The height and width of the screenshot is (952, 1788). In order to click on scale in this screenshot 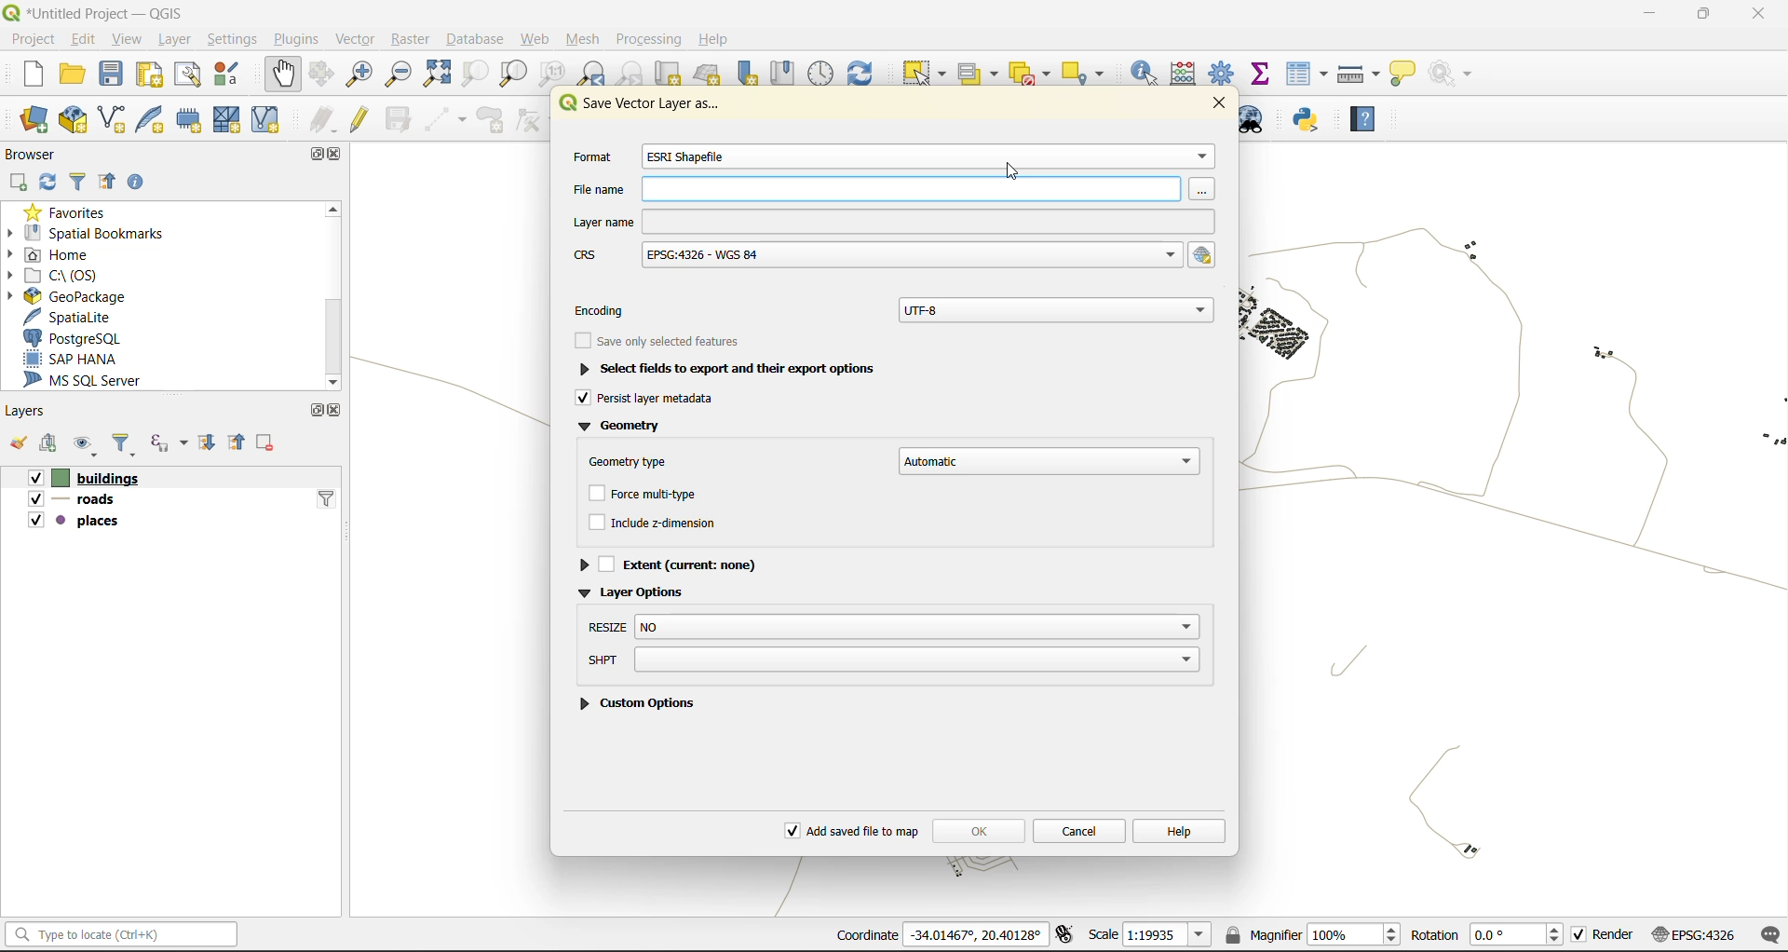, I will do `click(1151, 935)`.